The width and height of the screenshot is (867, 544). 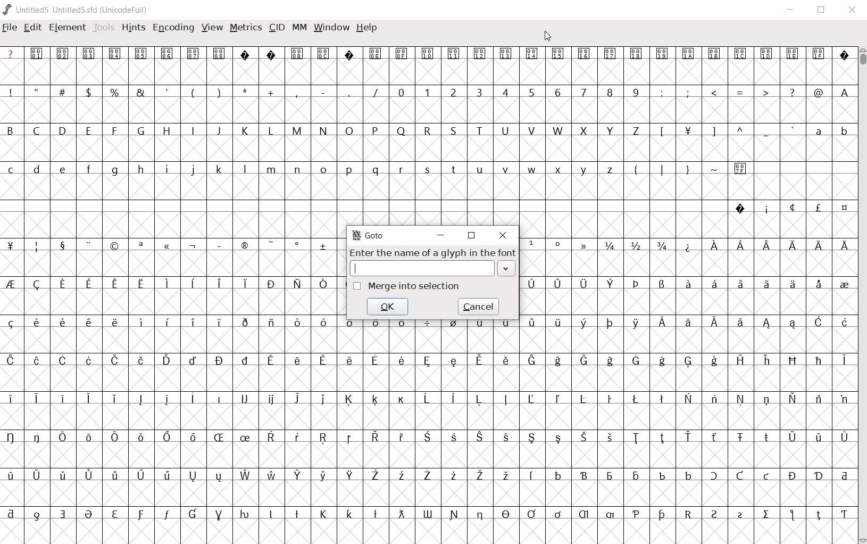 I want to click on Symbol, so click(x=739, y=476).